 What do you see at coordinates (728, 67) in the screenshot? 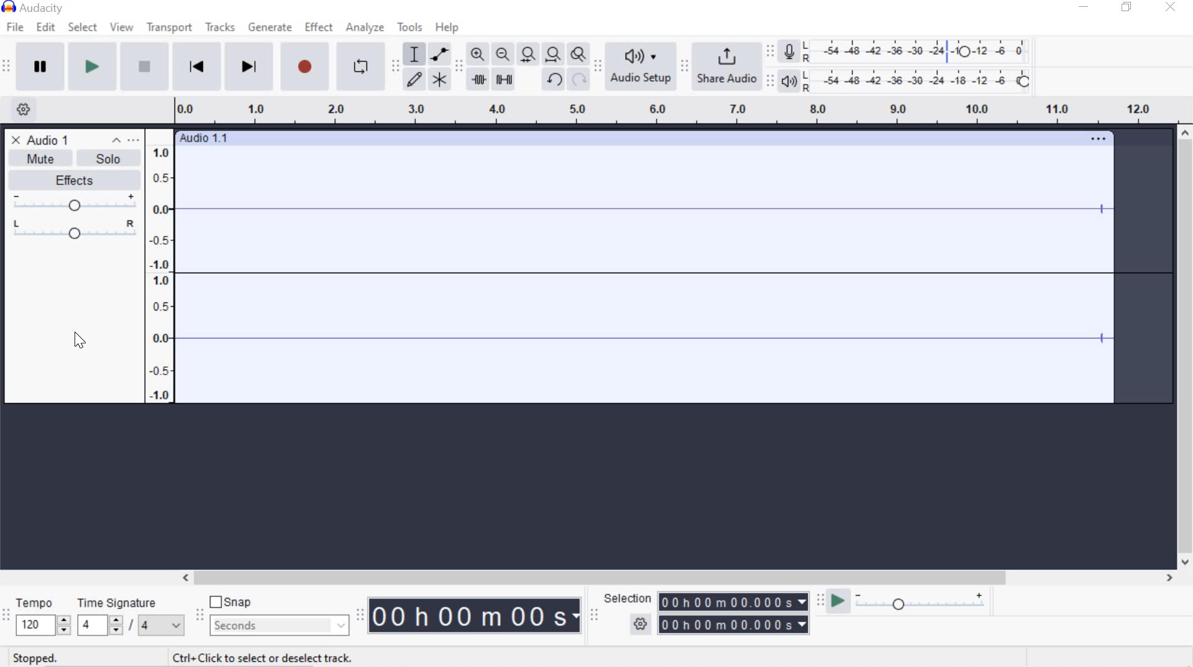
I see `Share audio` at bounding box center [728, 67].